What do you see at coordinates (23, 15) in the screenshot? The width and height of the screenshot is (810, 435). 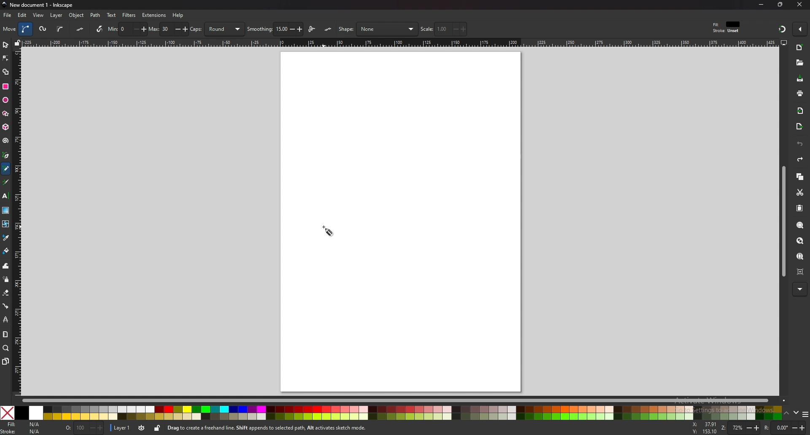 I see `edit` at bounding box center [23, 15].